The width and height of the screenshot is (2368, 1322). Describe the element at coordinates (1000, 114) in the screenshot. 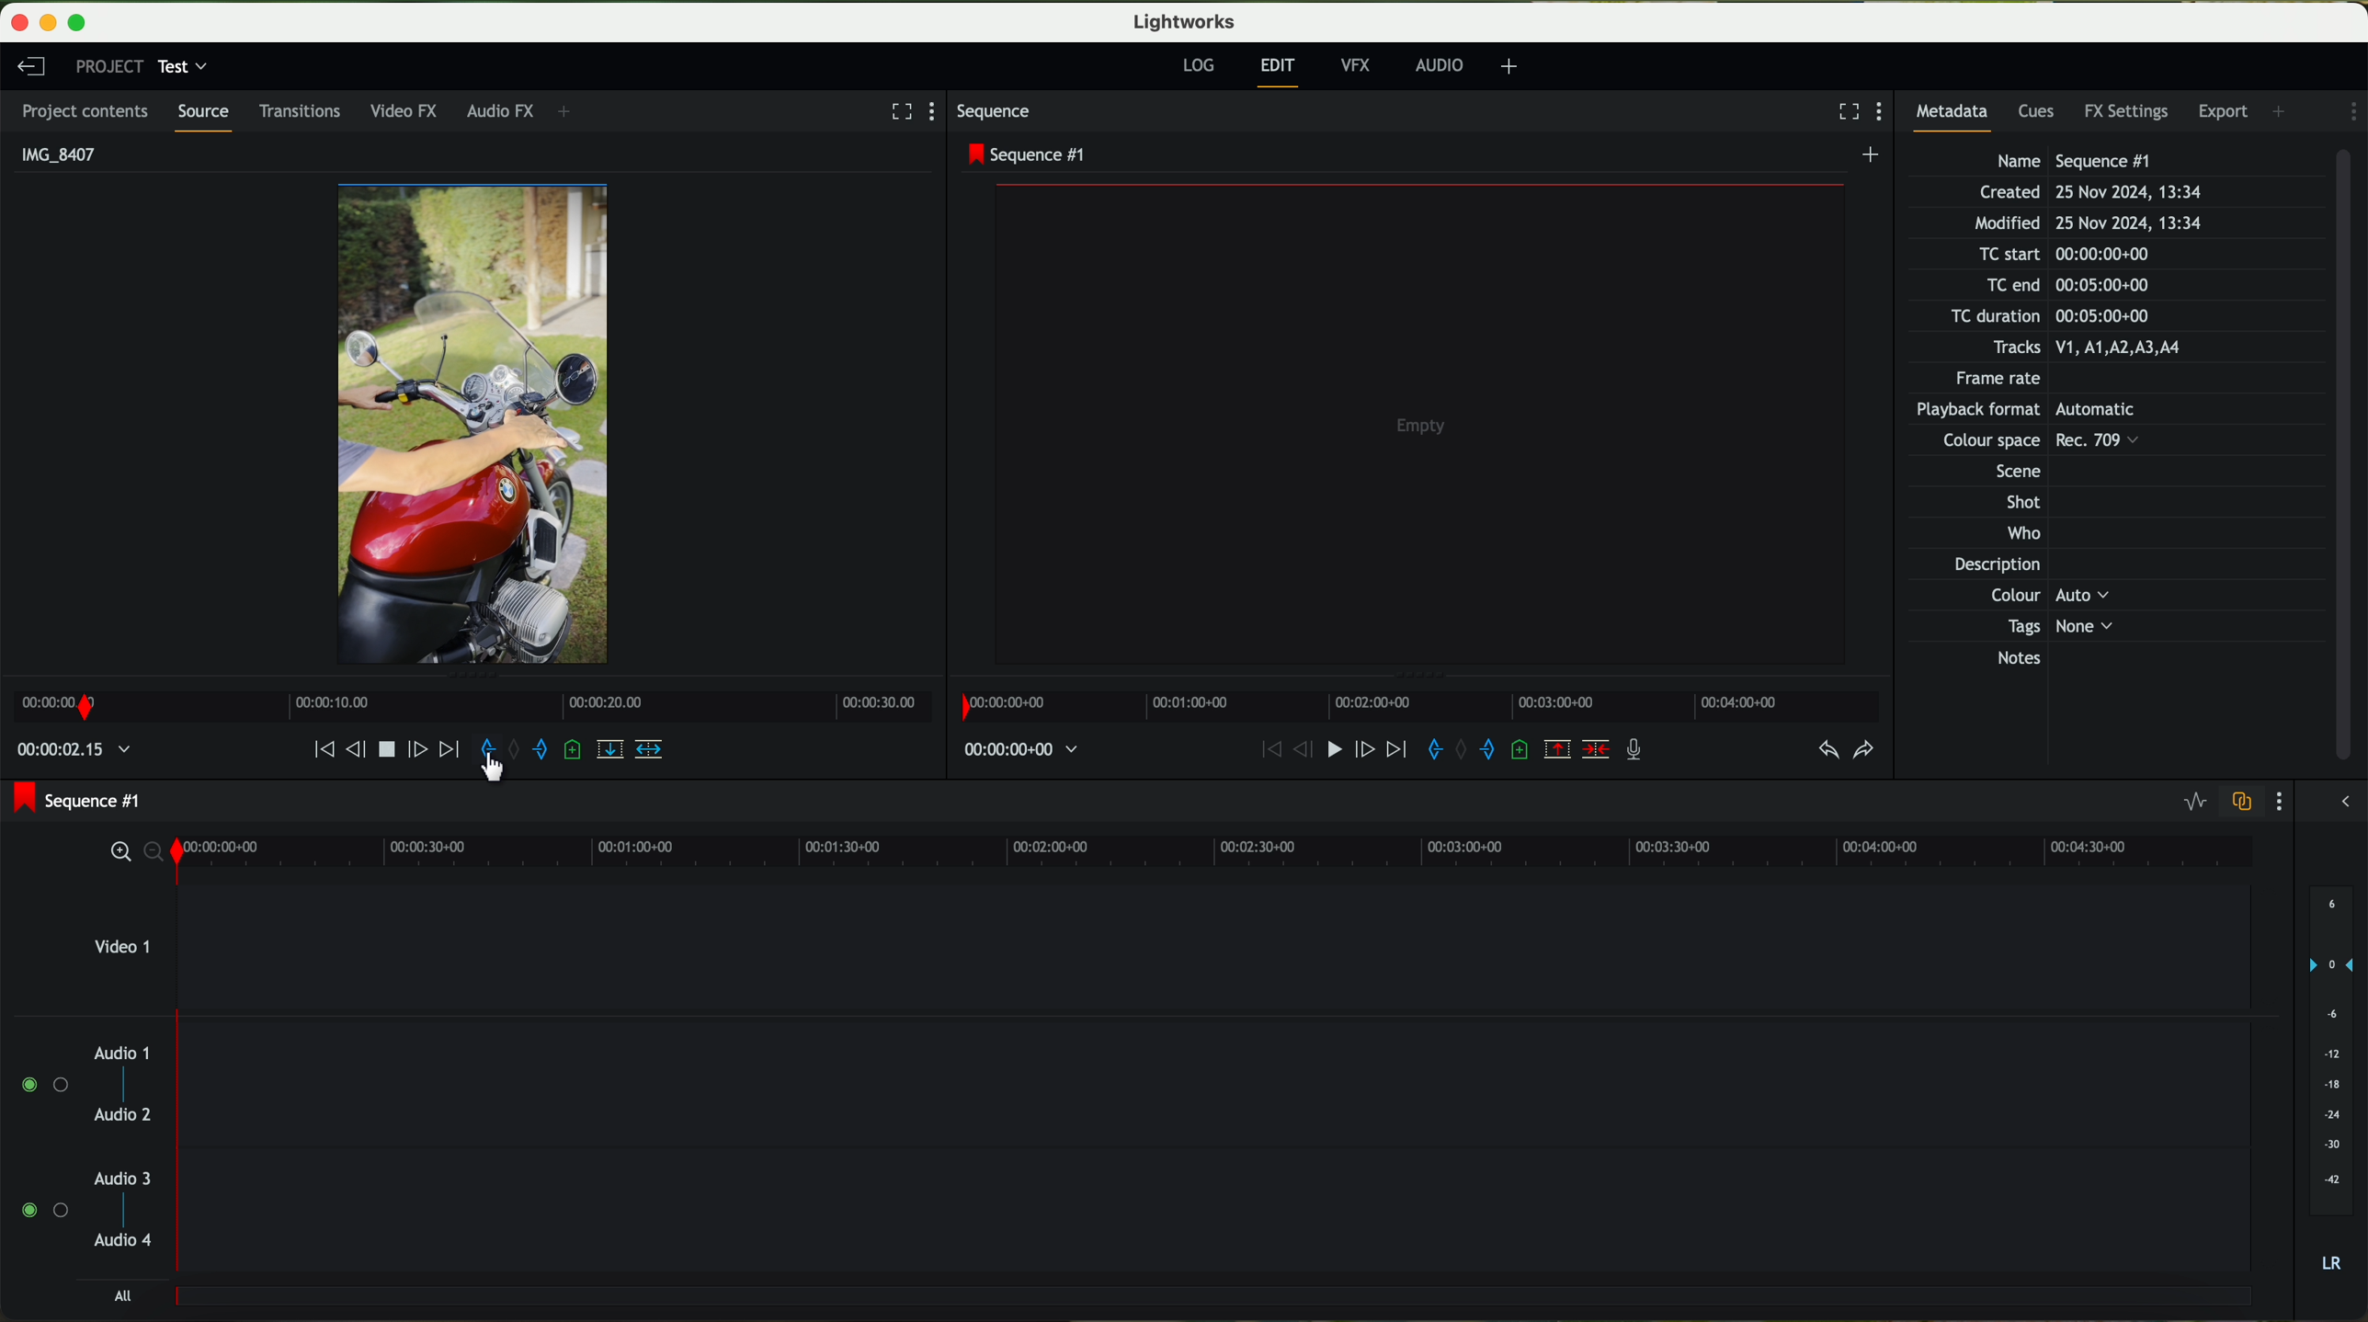

I see `sequence` at that location.